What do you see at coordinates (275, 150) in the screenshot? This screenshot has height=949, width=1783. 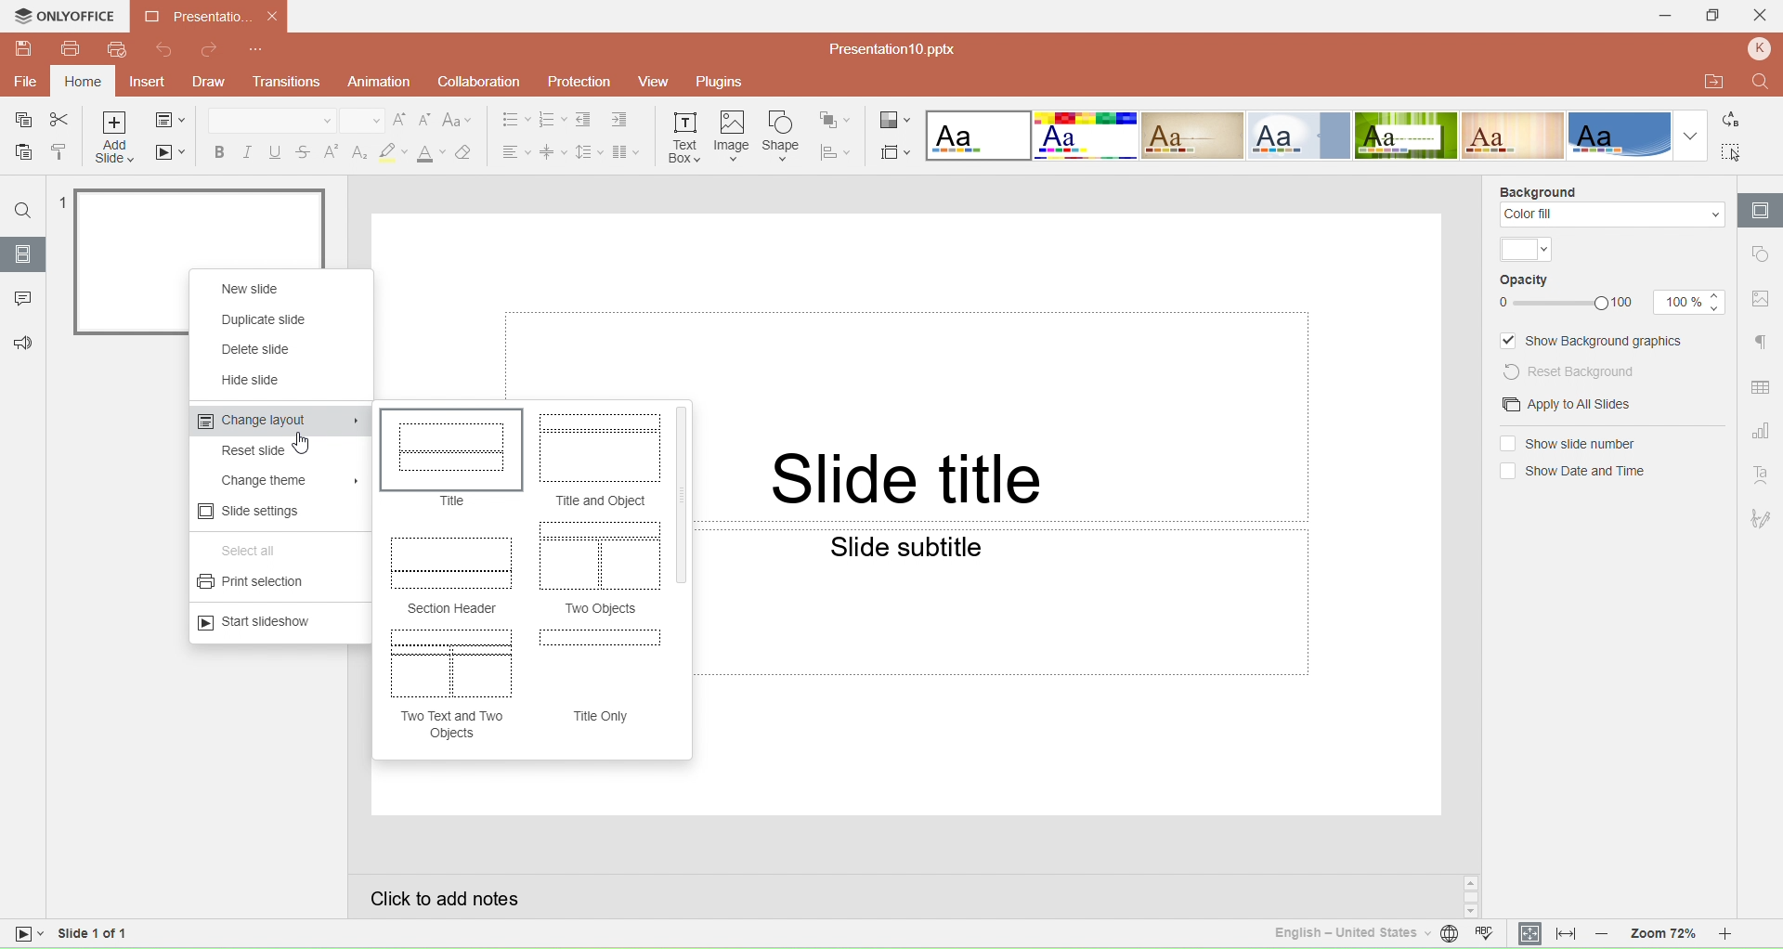 I see `Underline` at bounding box center [275, 150].